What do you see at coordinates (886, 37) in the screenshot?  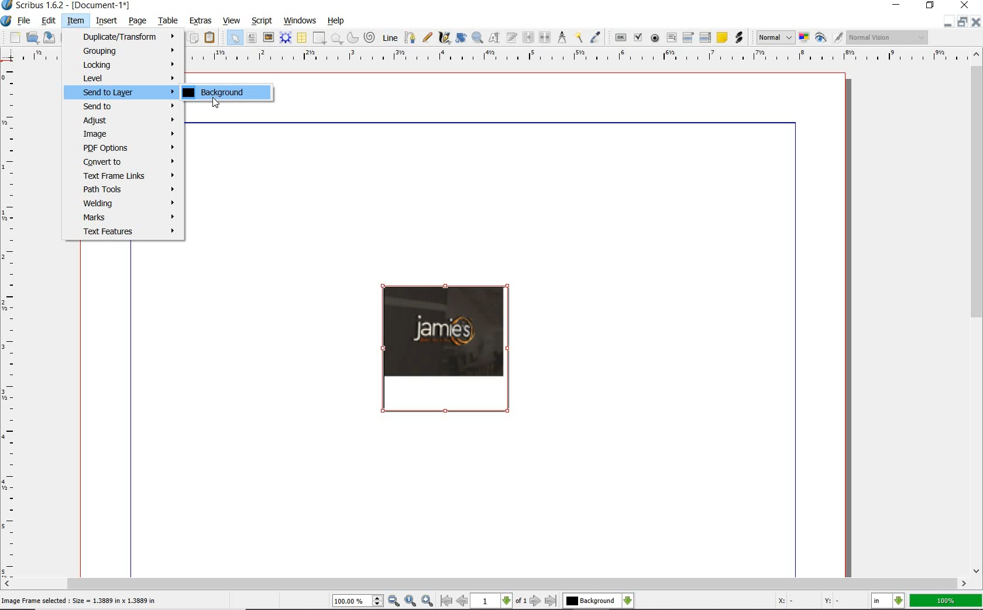 I see `visual appearance of the display: Normal Vision` at bounding box center [886, 37].